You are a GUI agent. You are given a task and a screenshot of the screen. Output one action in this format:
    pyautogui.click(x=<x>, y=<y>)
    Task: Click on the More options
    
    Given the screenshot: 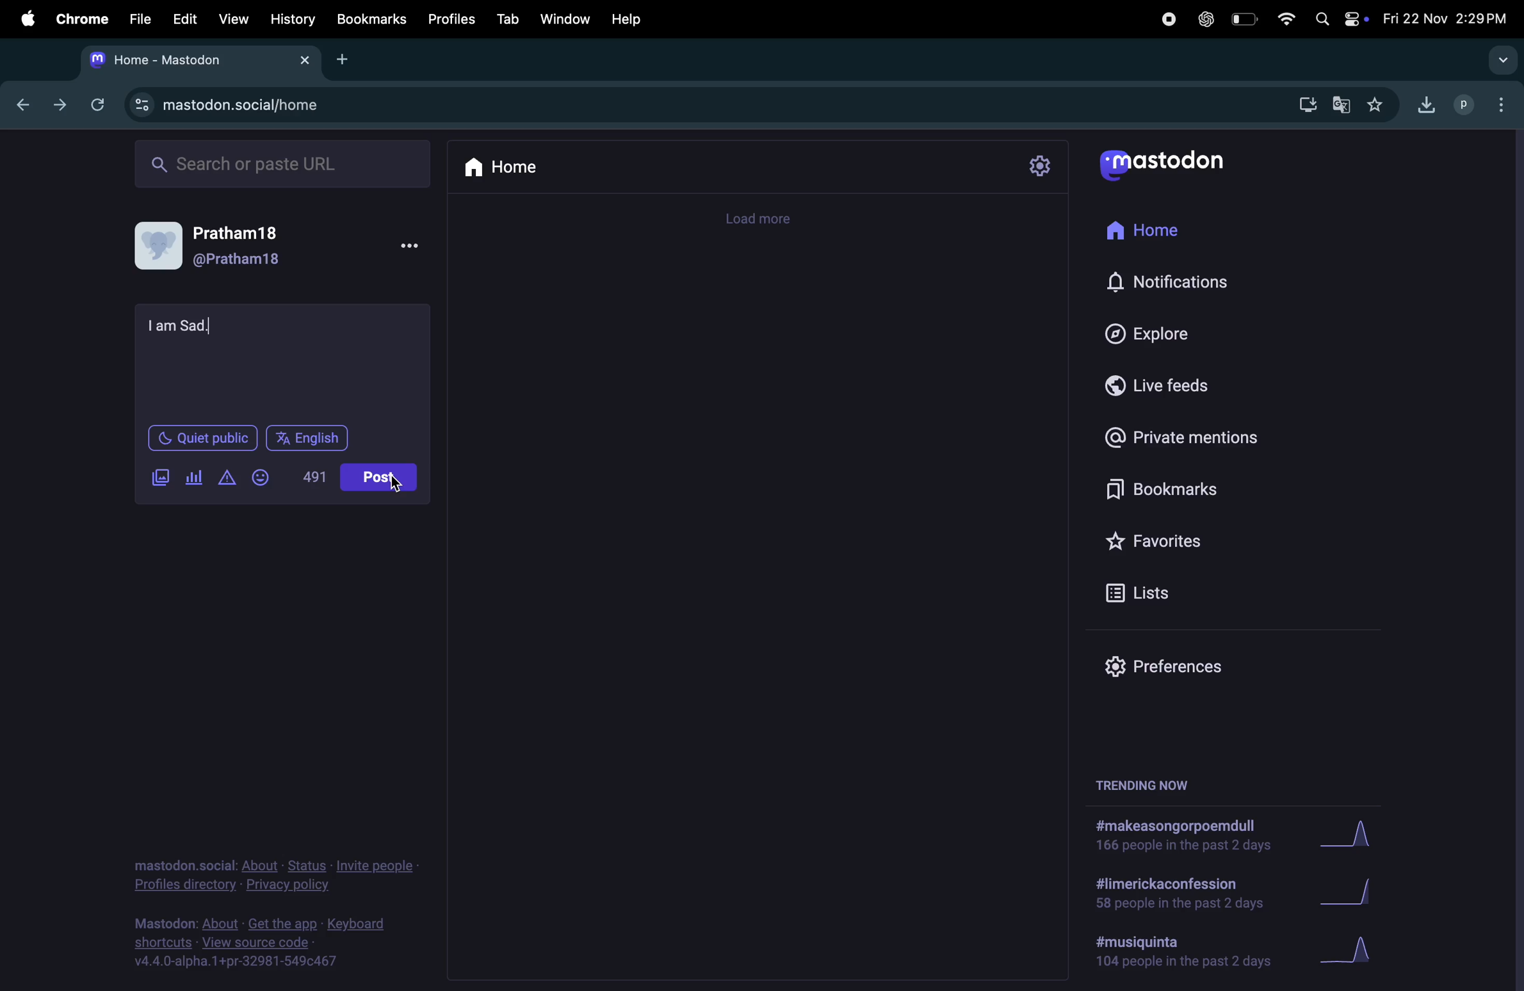 What is the action you would take?
    pyautogui.click(x=410, y=245)
    